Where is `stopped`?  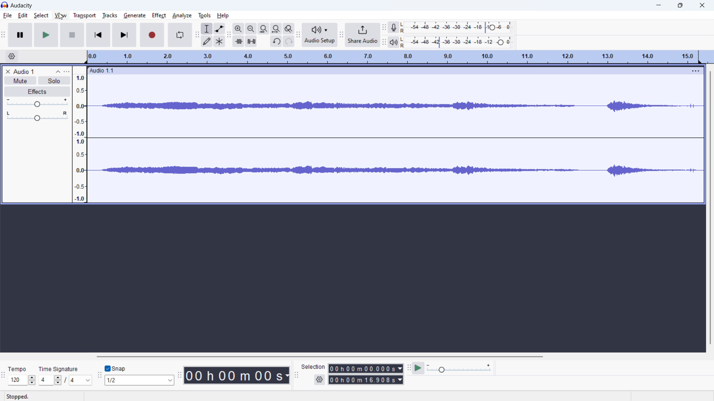
stopped is located at coordinates (20, 394).